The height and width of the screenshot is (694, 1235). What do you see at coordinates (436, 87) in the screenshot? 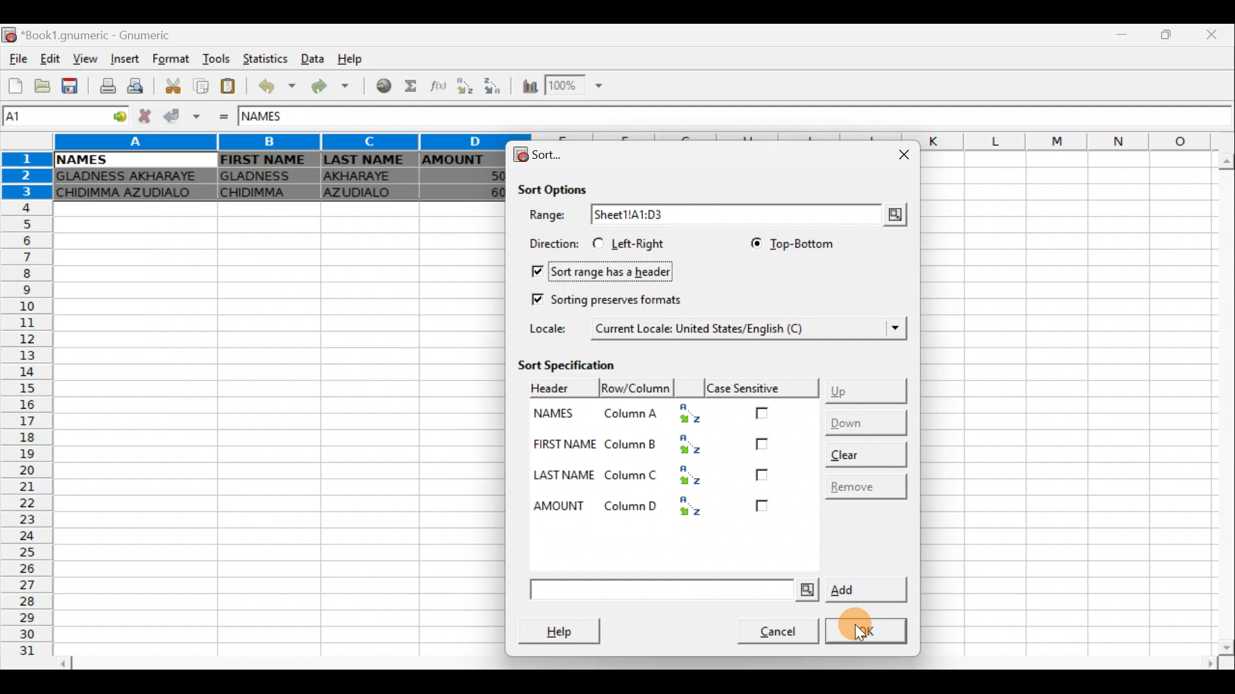
I see `Edit a function in the current cell` at bounding box center [436, 87].